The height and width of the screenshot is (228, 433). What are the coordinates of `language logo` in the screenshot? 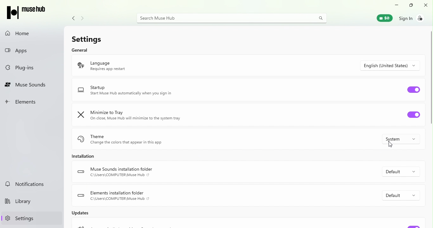 It's located at (80, 66).